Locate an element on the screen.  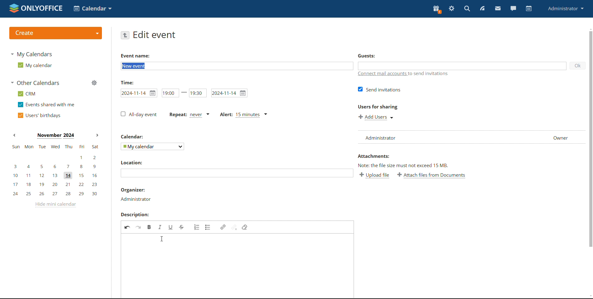
typing cursor is located at coordinates (162, 239).